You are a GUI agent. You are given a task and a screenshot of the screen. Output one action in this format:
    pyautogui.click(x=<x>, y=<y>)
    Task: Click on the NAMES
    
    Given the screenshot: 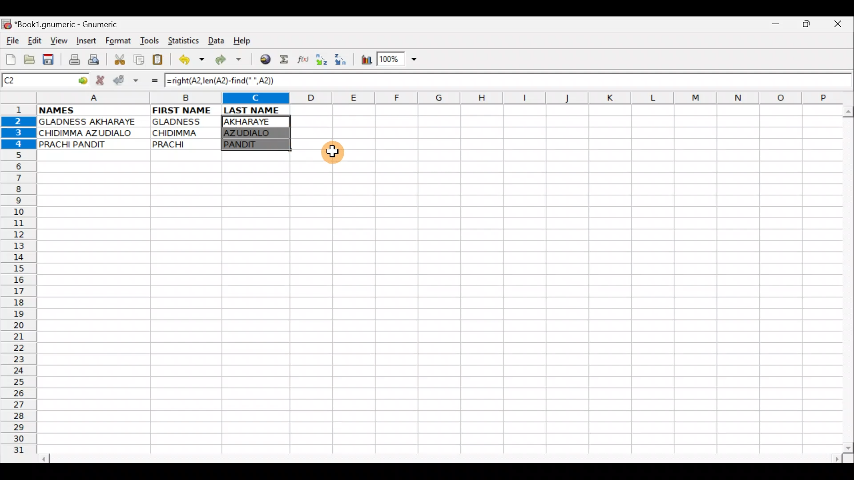 What is the action you would take?
    pyautogui.click(x=83, y=109)
    